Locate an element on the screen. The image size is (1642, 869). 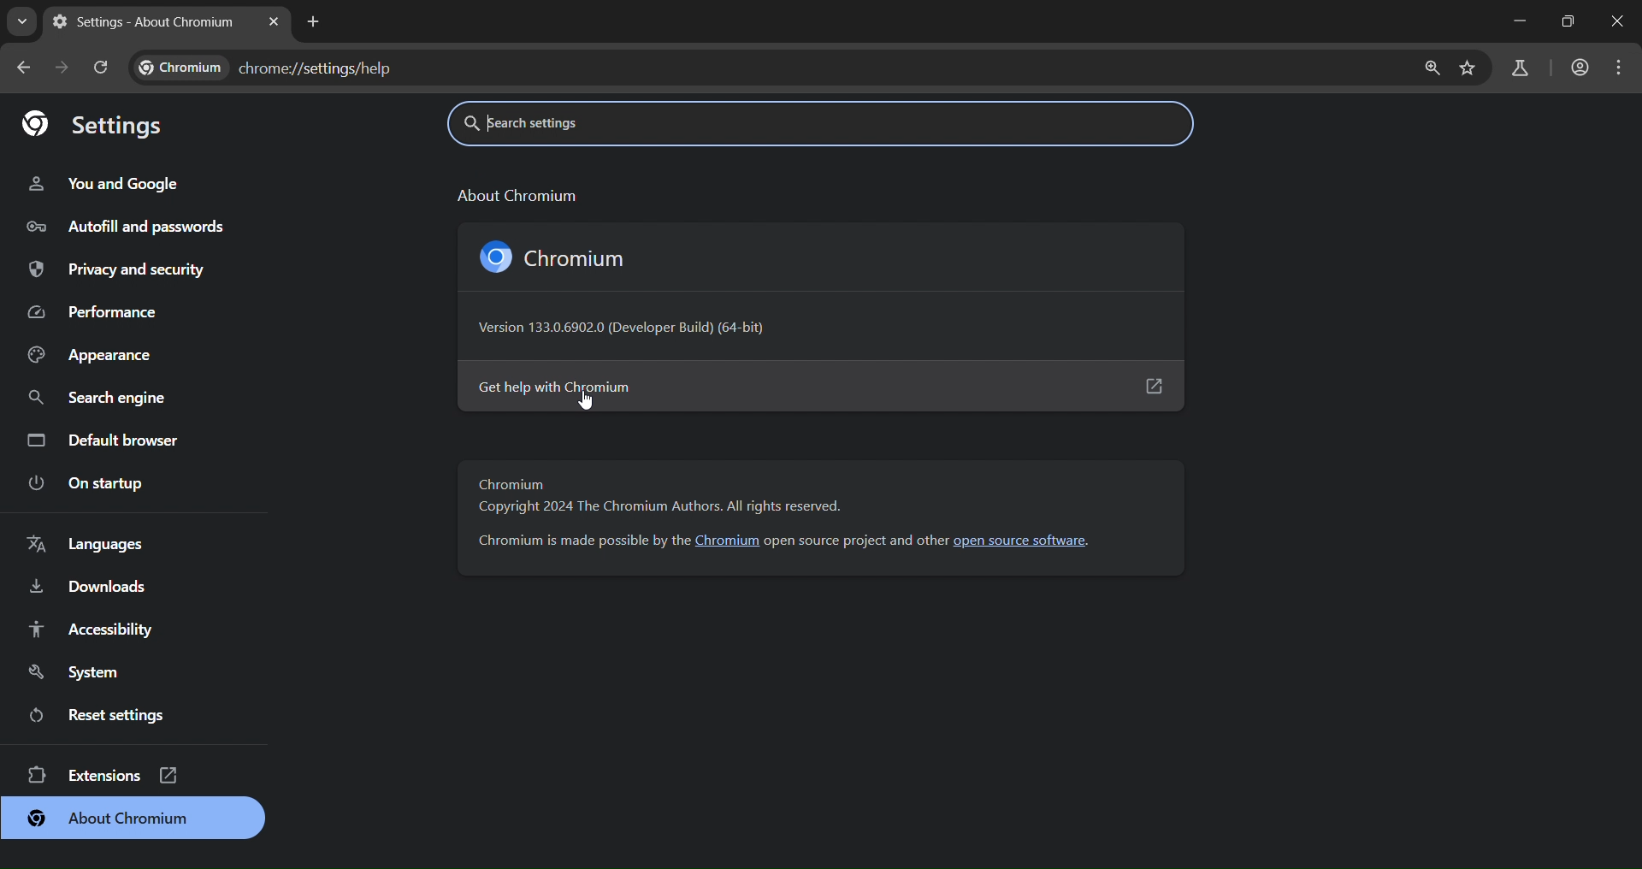
privacy and security is located at coordinates (121, 270).